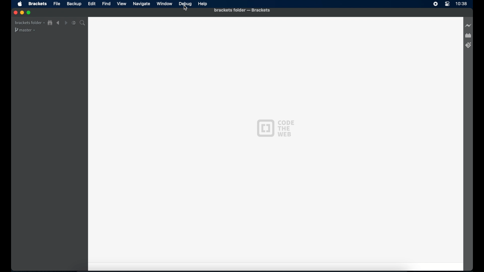  Describe the element at coordinates (203, 4) in the screenshot. I see `help` at that location.